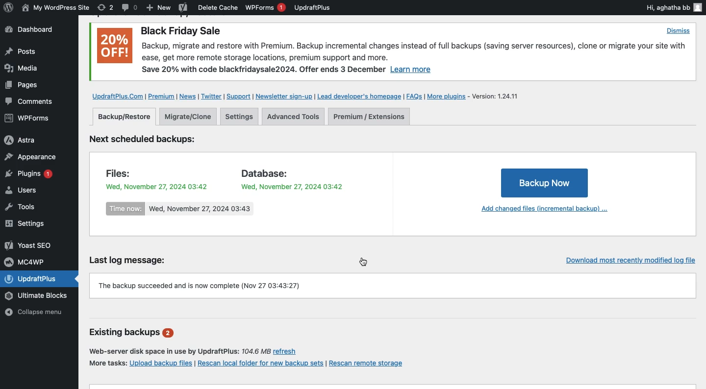 The height and width of the screenshot is (389, 706). What do you see at coordinates (370, 117) in the screenshot?
I see `Premium extensions` at bounding box center [370, 117].